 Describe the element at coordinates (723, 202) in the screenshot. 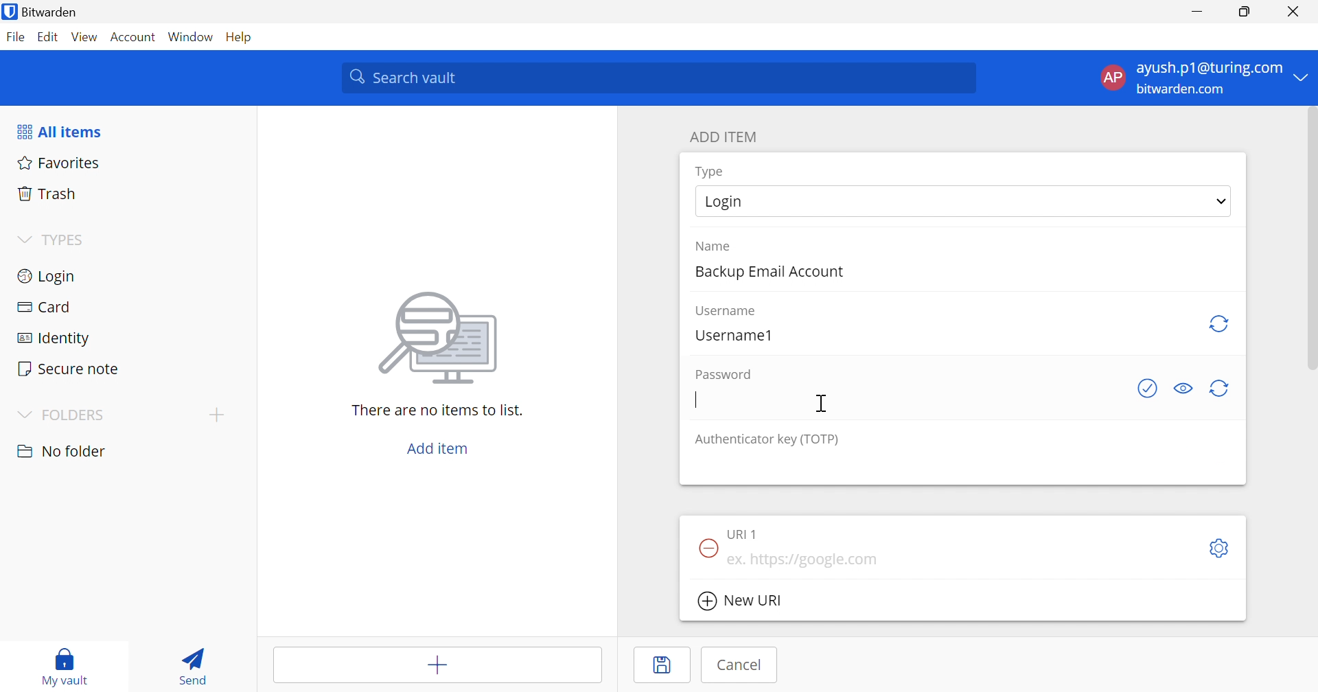

I see `Login` at that location.